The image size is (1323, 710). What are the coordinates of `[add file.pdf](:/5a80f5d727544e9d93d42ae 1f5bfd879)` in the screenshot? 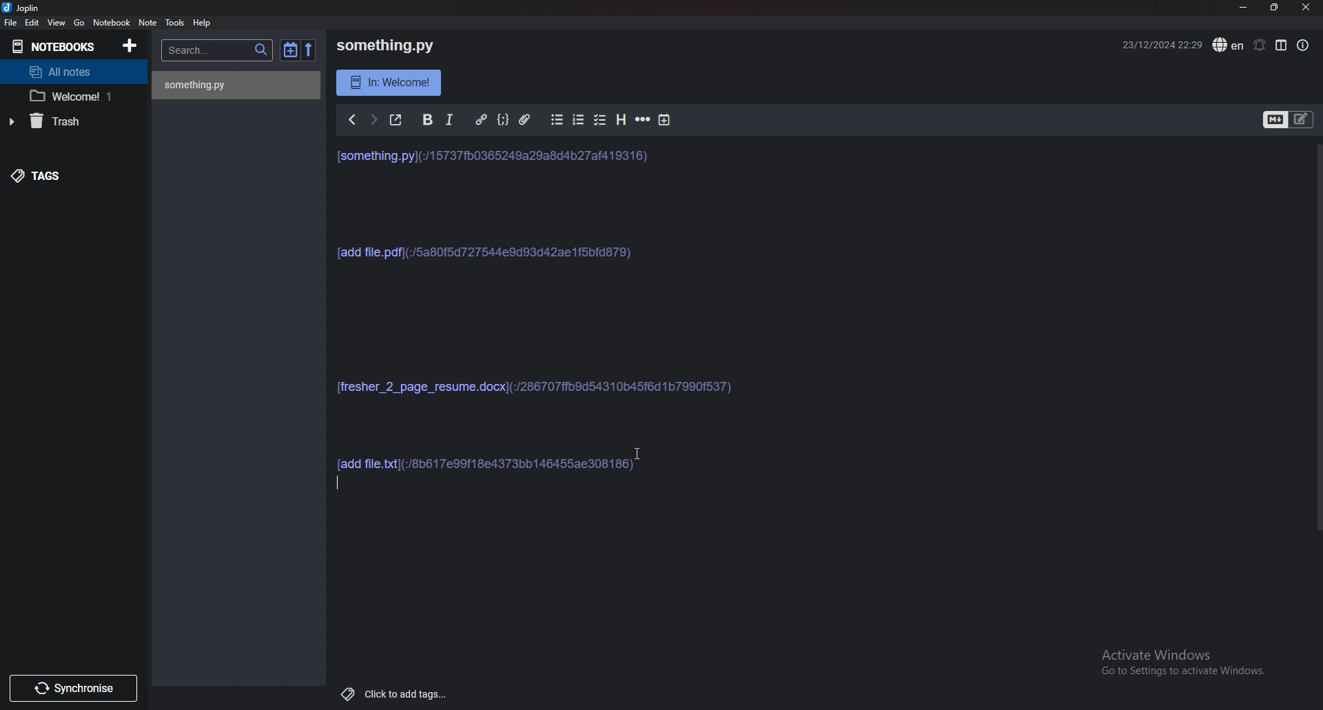 It's located at (484, 251).